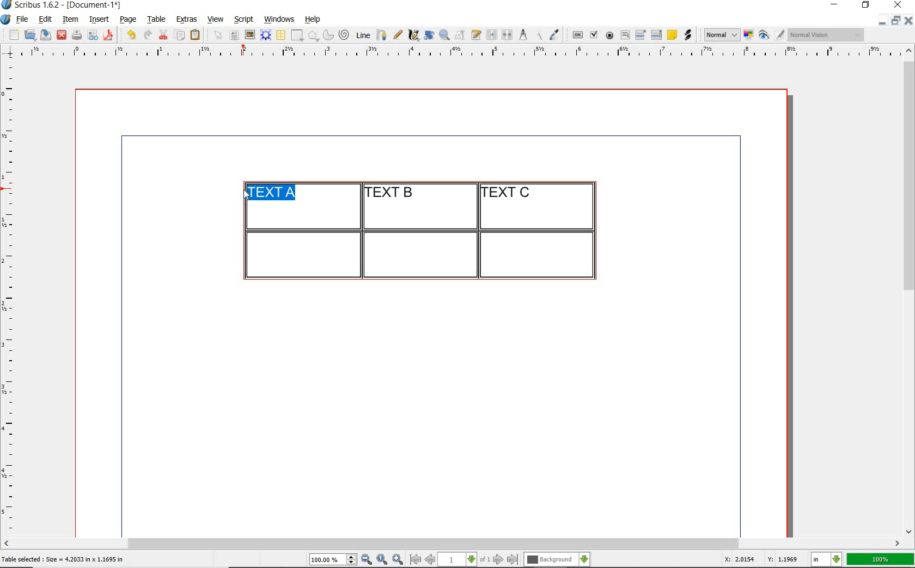  I want to click on text annotation, so click(672, 35).